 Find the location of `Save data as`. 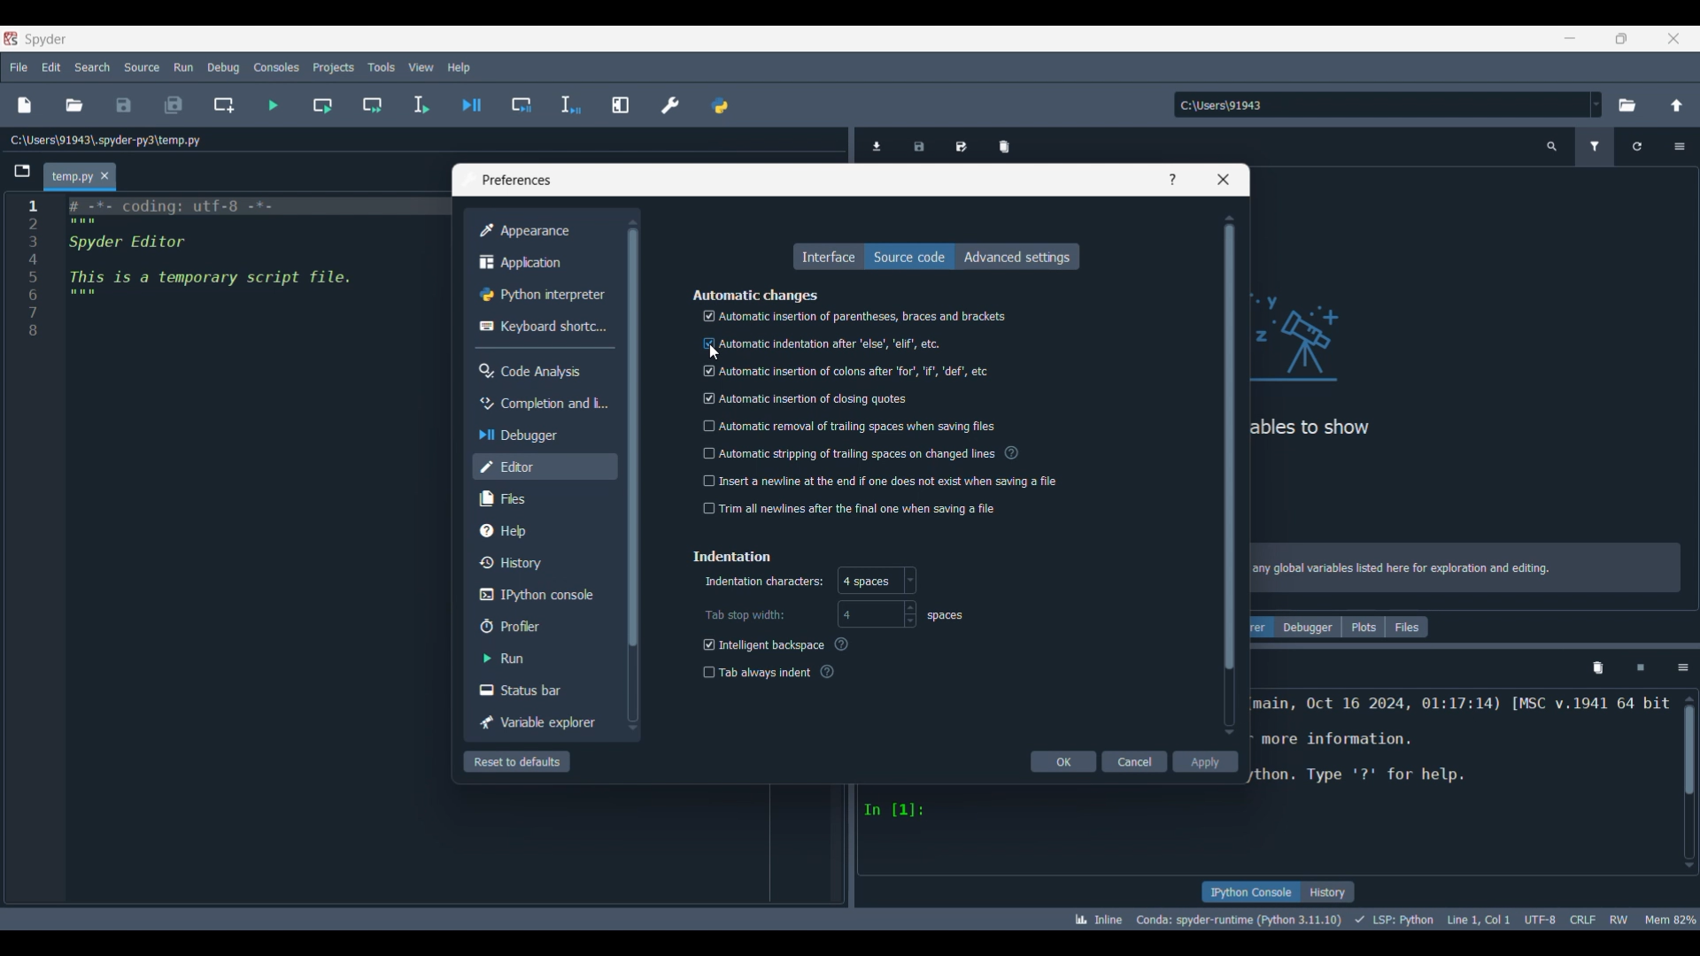

Save data as is located at coordinates (962, 145).